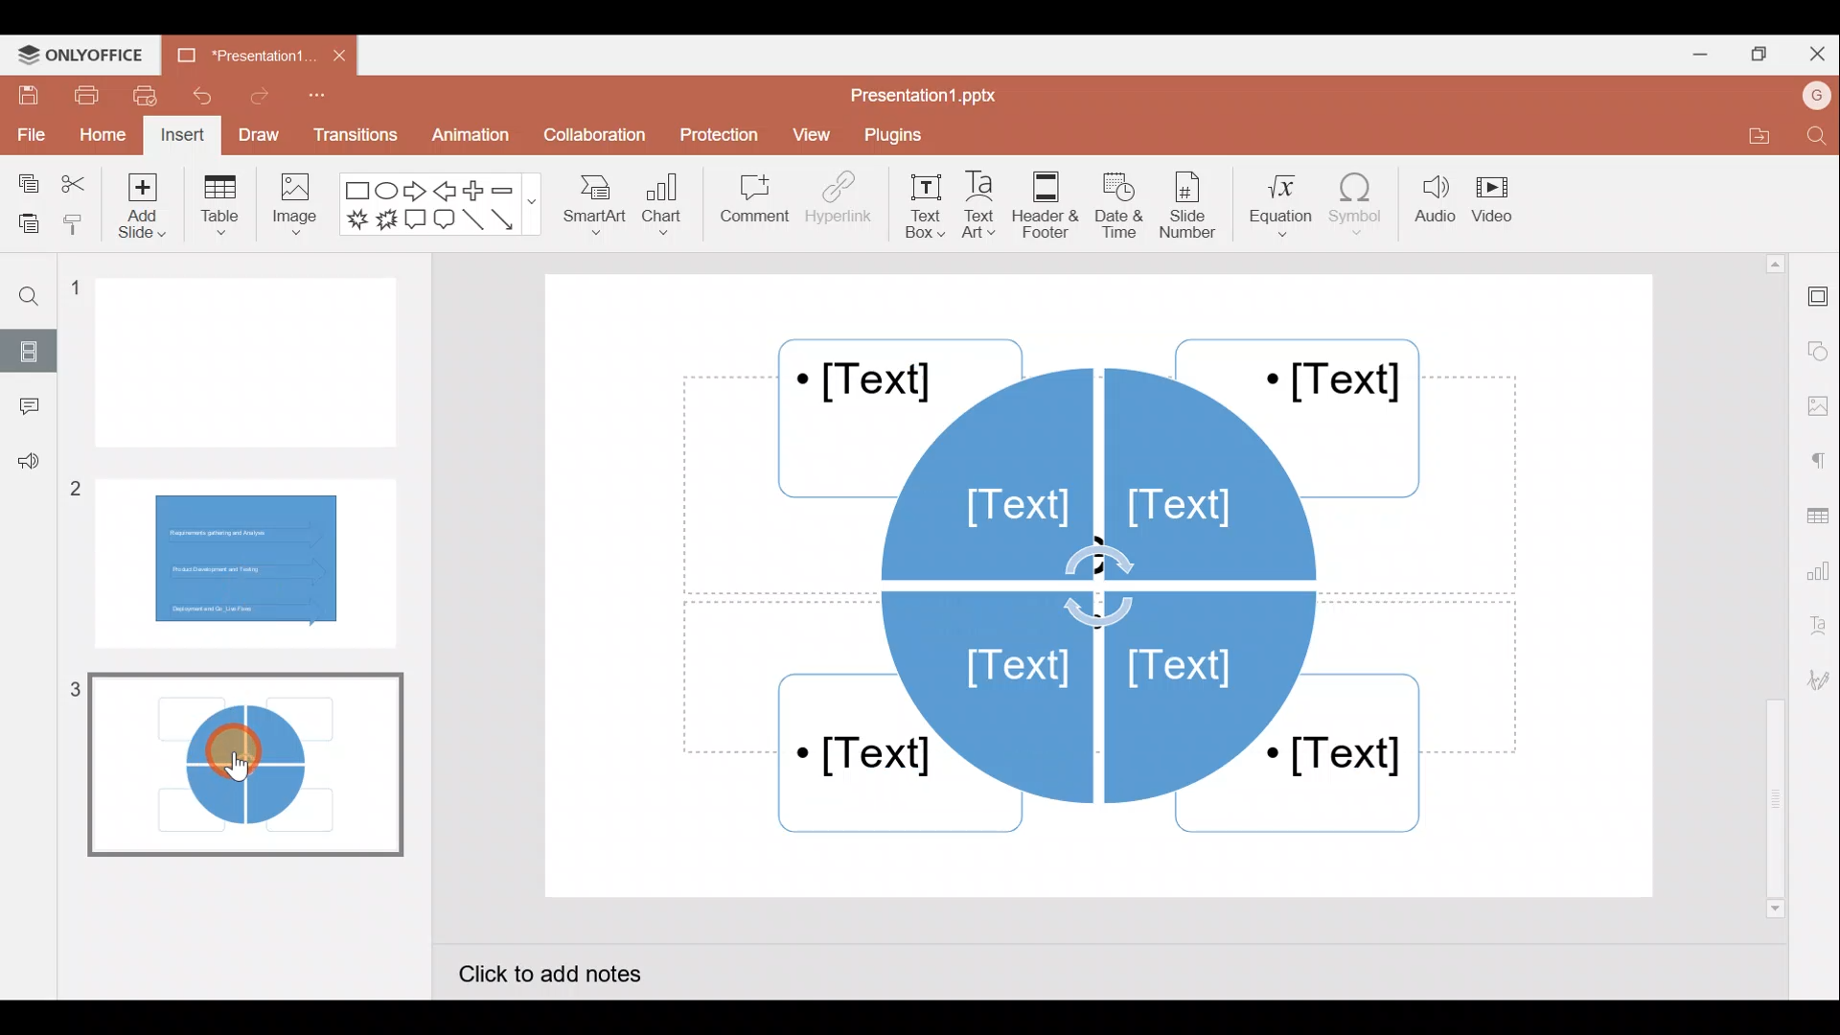 The width and height of the screenshot is (1840, 1035). Describe the element at coordinates (592, 135) in the screenshot. I see `Collaboration` at that location.